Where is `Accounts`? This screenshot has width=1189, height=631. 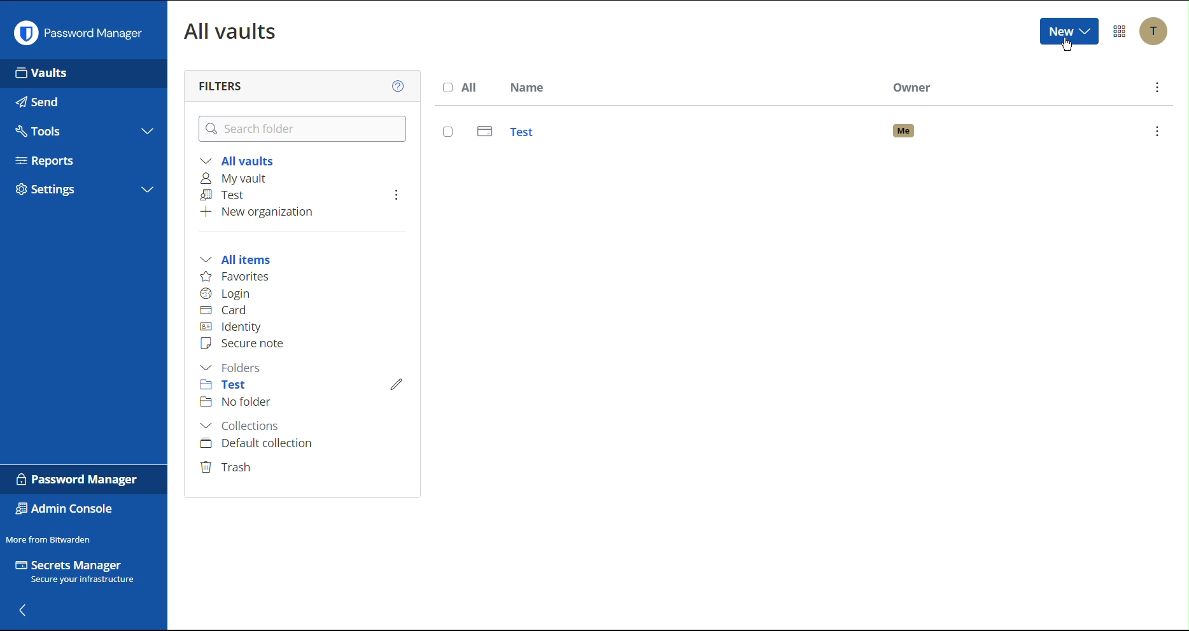 Accounts is located at coordinates (1153, 31).